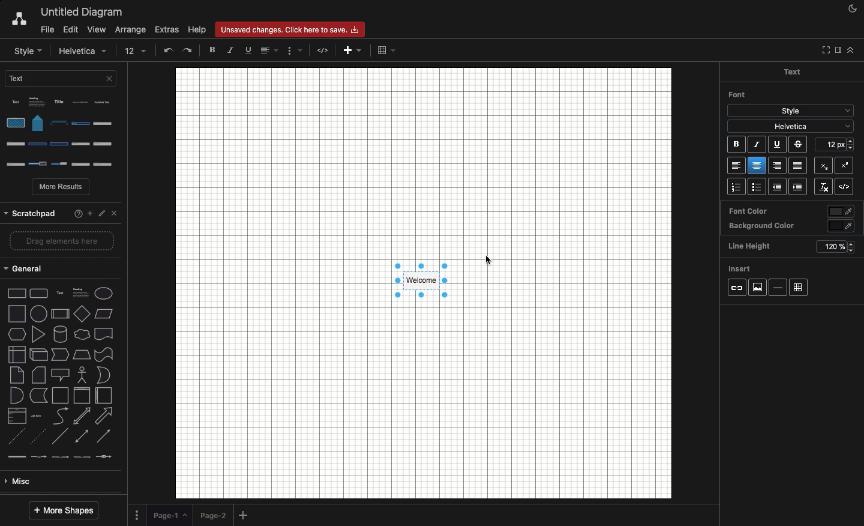 The width and height of the screenshot is (864, 526). What do you see at coordinates (778, 287) in the screenshot?
I see `Horizontal rule` at bounding box center [778, 287].